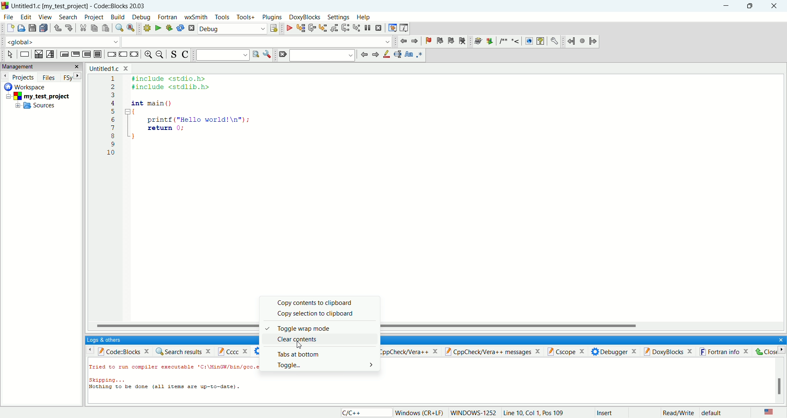 This screenshot has height=418, width=787. Describe the element at coordinates (439, 42) in the screenshot. I see `previous bookmark` at that location.